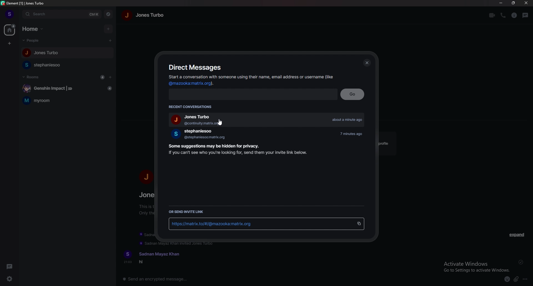  Describe the element at coordinates (526, 16) in the screenshot. I see `threads` at that location.